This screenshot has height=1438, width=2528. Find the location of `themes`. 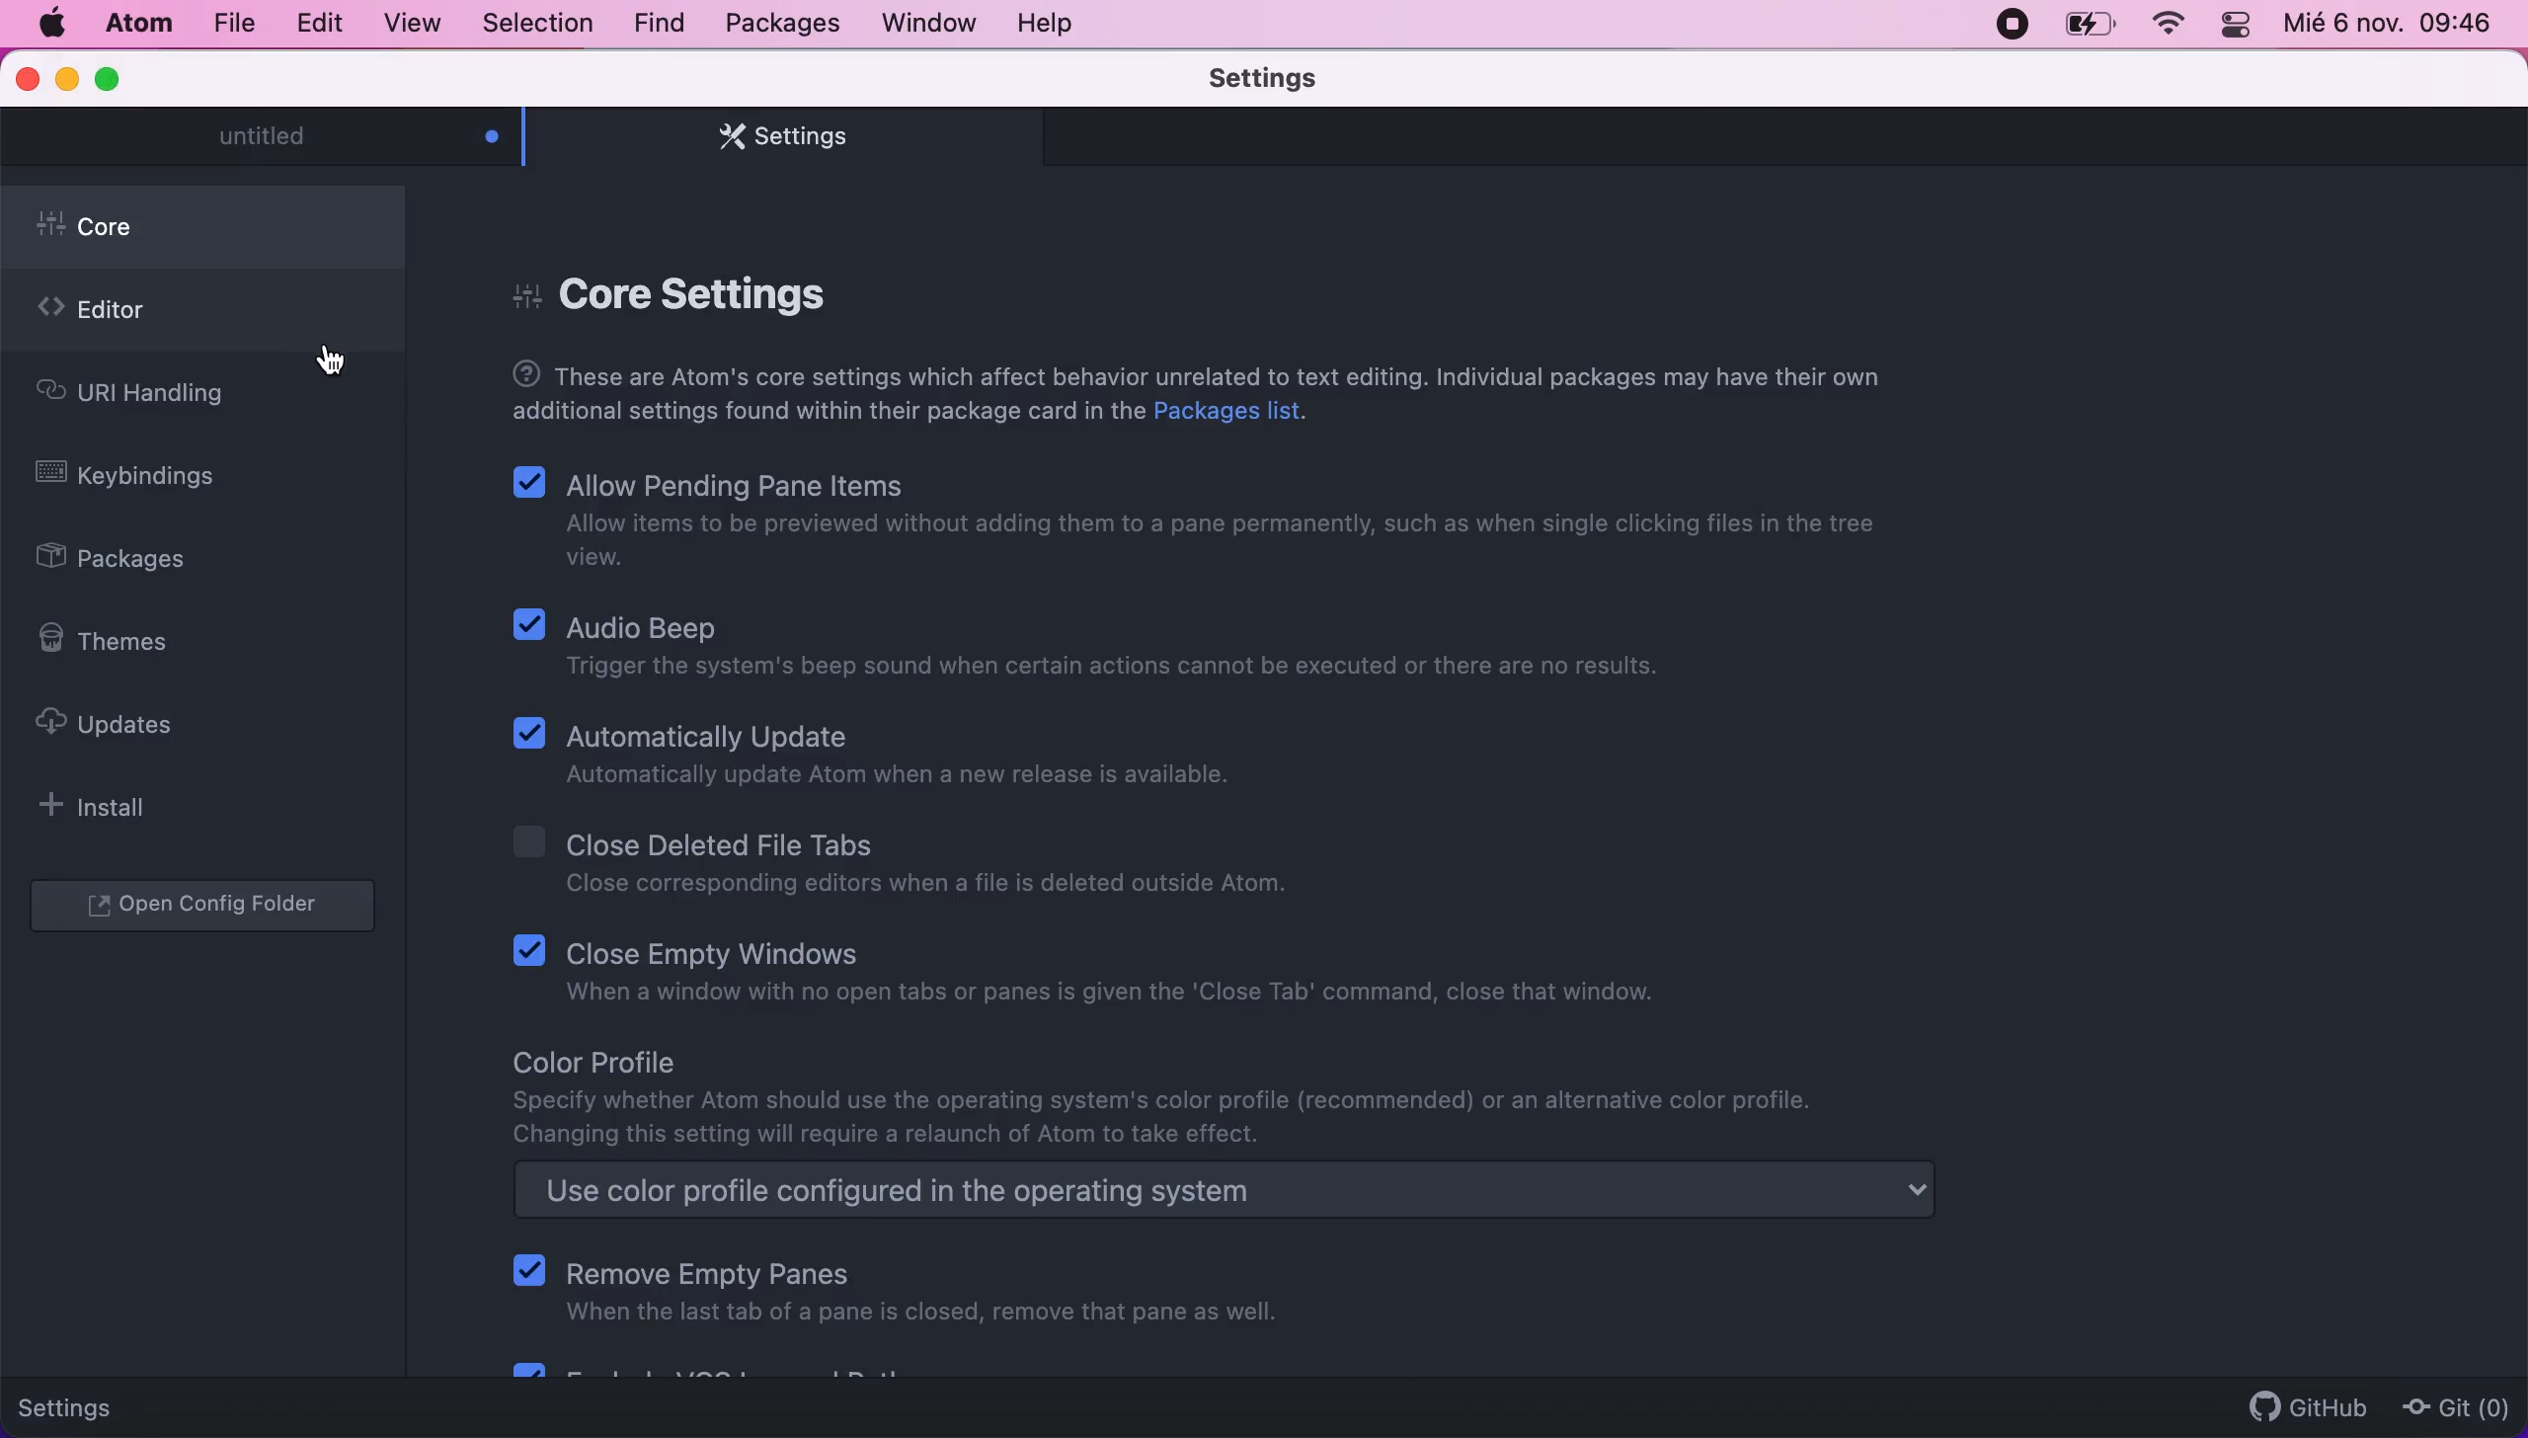

themes is located at coordinates (124, 636).